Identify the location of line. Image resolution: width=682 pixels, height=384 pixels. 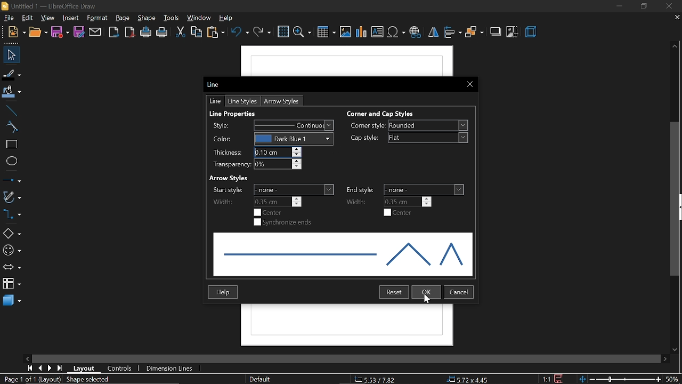
(12, 111).